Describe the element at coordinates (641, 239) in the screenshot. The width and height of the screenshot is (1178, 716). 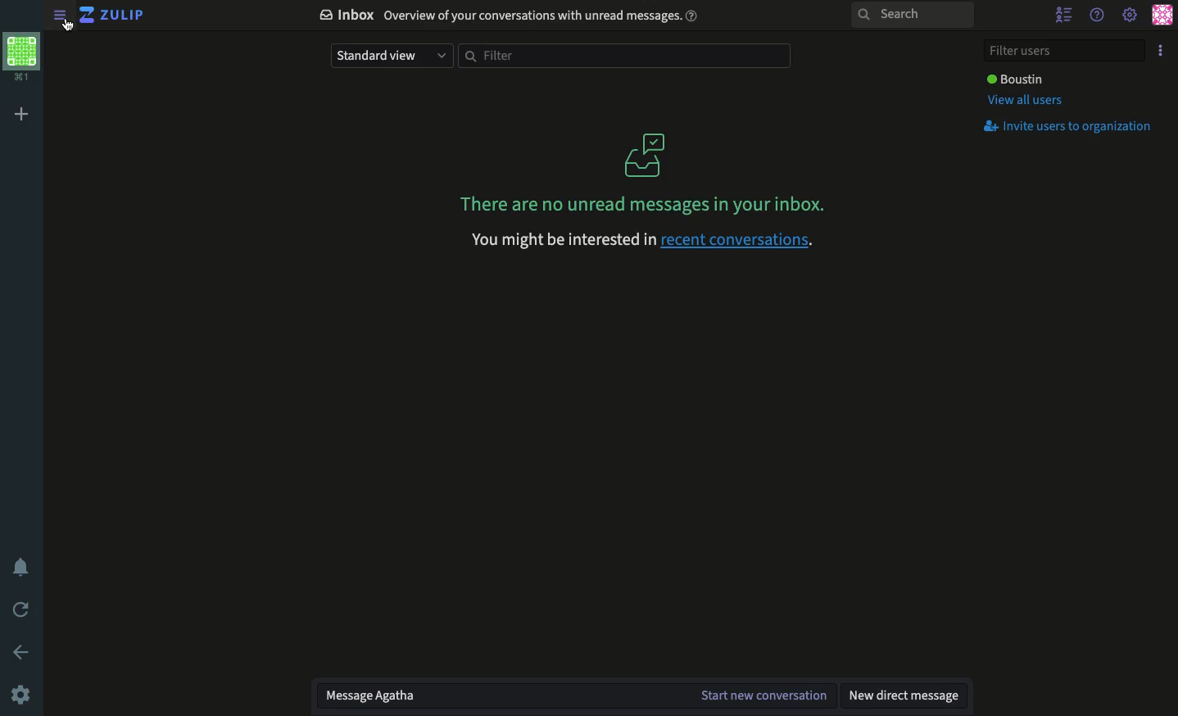
I see `recent conversations` at that location.